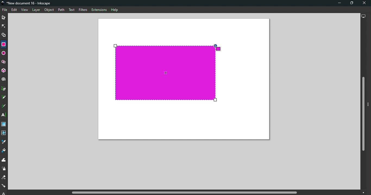  What do you see at coordinates (99, 10) in the screenshot?
I see `Extensions` at bounding box center [99, 10].